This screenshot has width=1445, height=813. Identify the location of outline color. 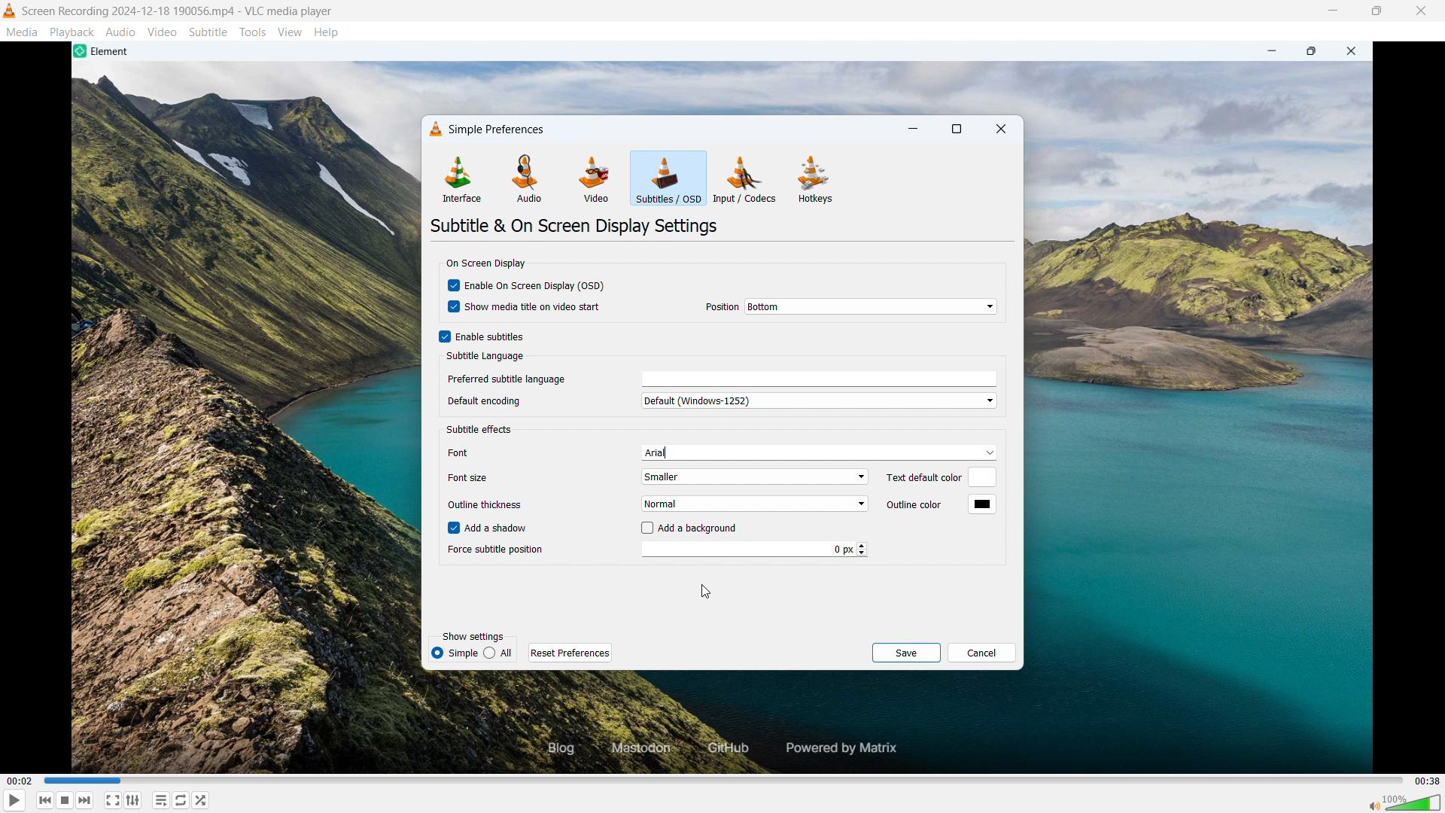
(983, 505).